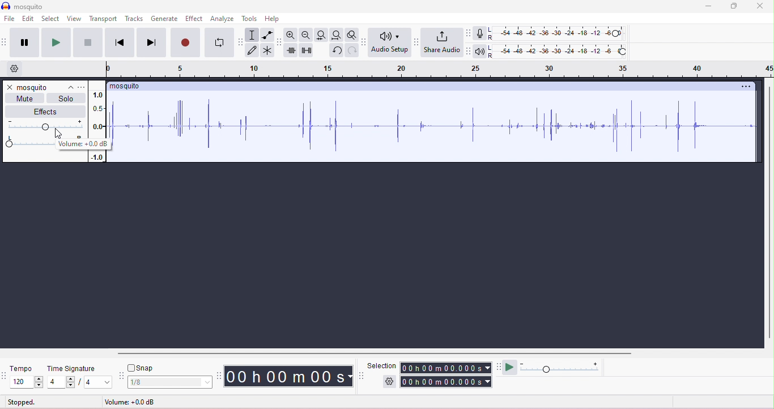 This screenshot has height=409, width=774. What do you see at coordinates (220, 375) in the screenshot?
I see `time tool` at bounding box center [220, 375].